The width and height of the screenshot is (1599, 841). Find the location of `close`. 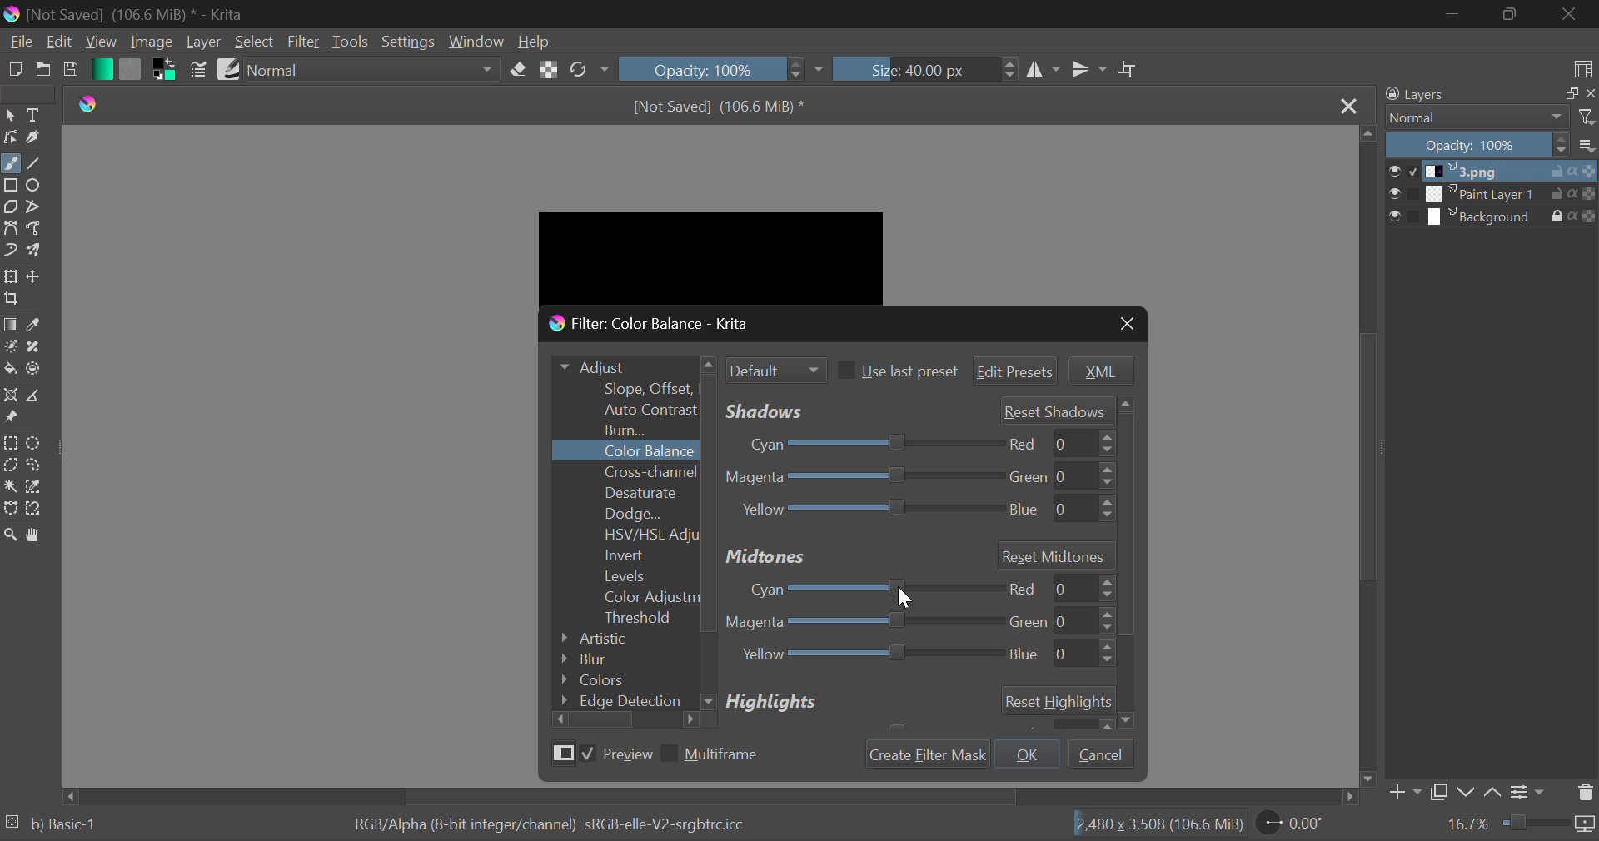

close is located at coordinates (1589, 94).